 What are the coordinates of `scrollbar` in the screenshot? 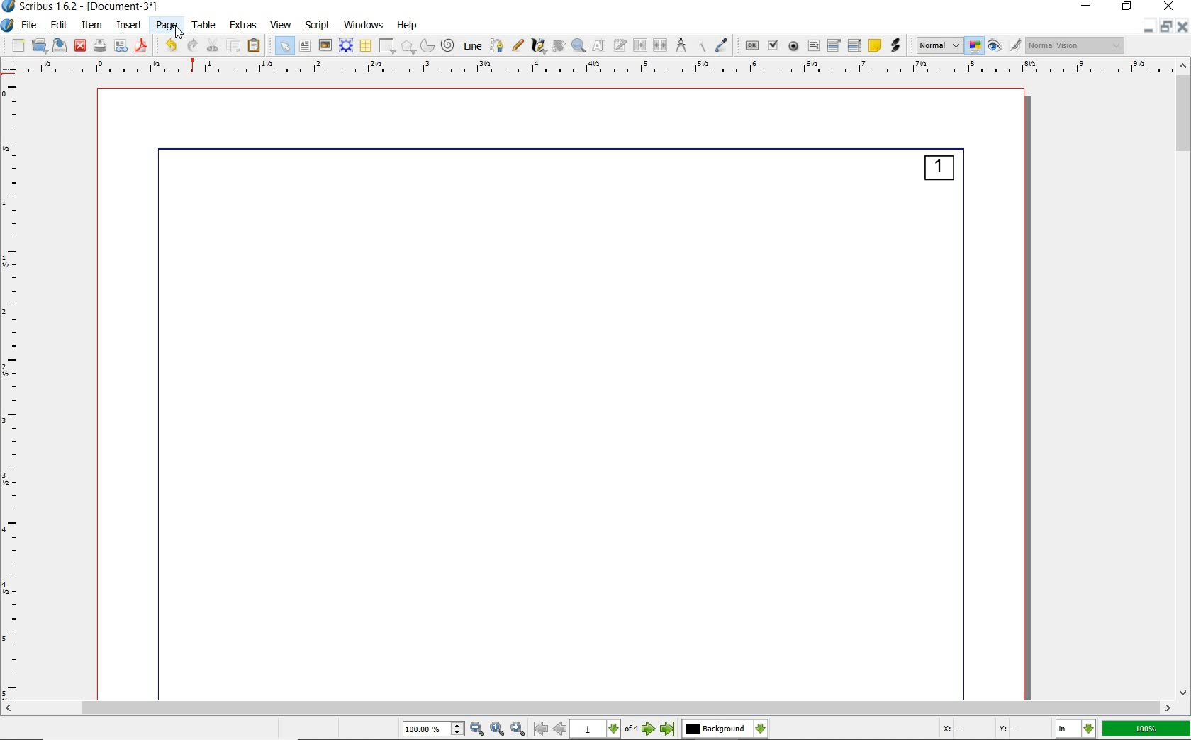 It's located at (588, 708).